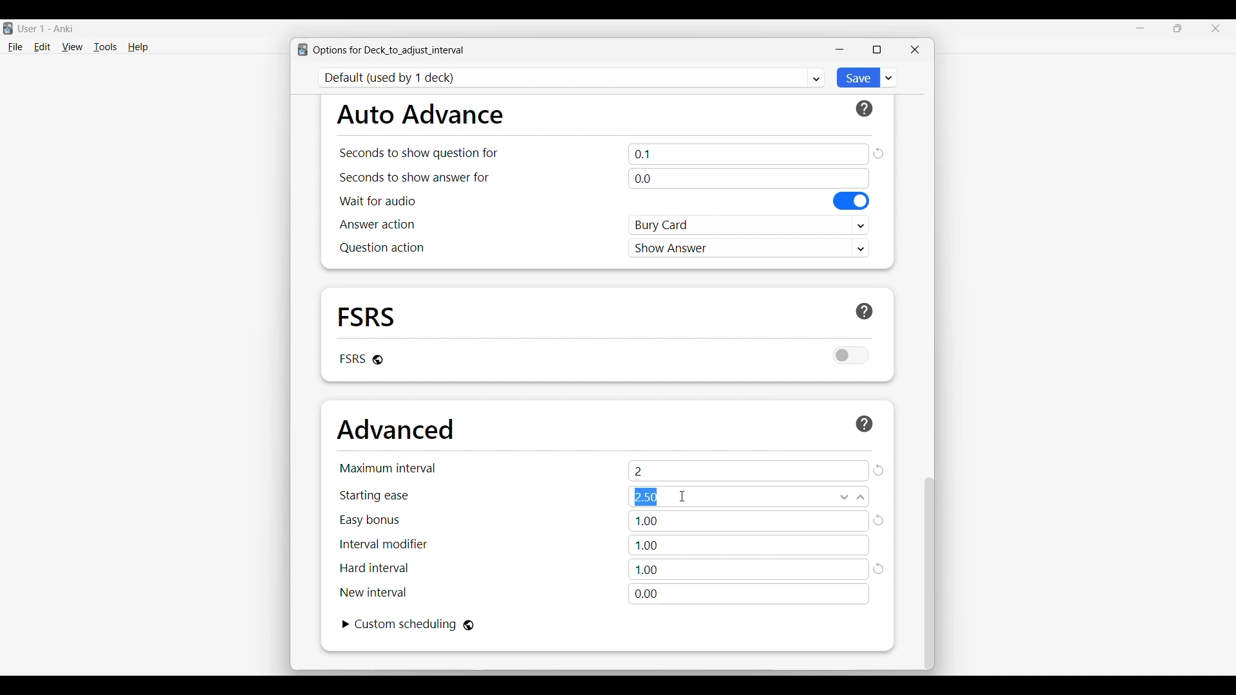  I want to click on Affects the entire collection, so click(469, 625).